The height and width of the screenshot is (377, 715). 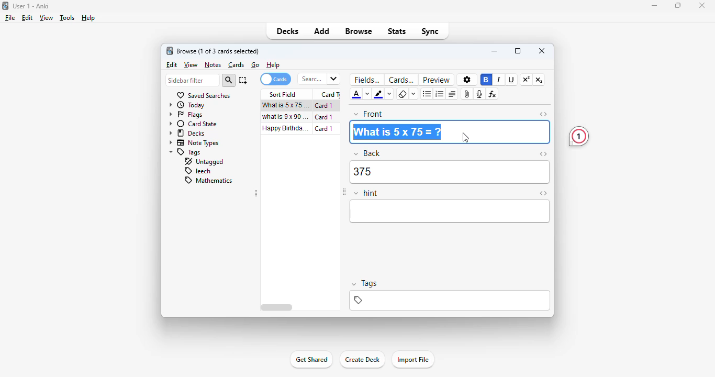 I want to click on sidebar filter, so click(x=192, y=80).